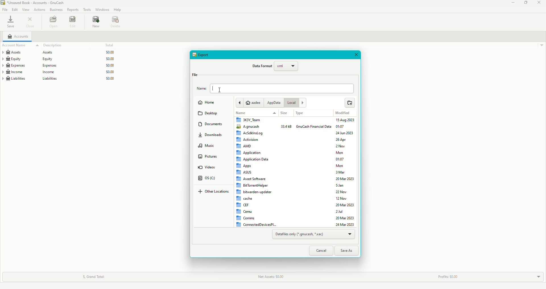 The height and width of the screenshot is (289, 546). Describe the element at coordinates (210, 114) in the screenshot. I see `Desktop` at that location.